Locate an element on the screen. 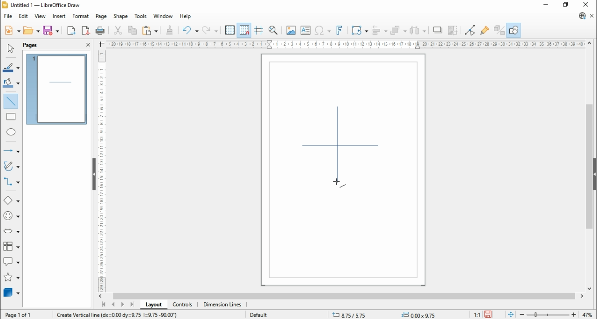 The height and width of the screenshot is (319, 597). restore is located at coordinates (566, 5).